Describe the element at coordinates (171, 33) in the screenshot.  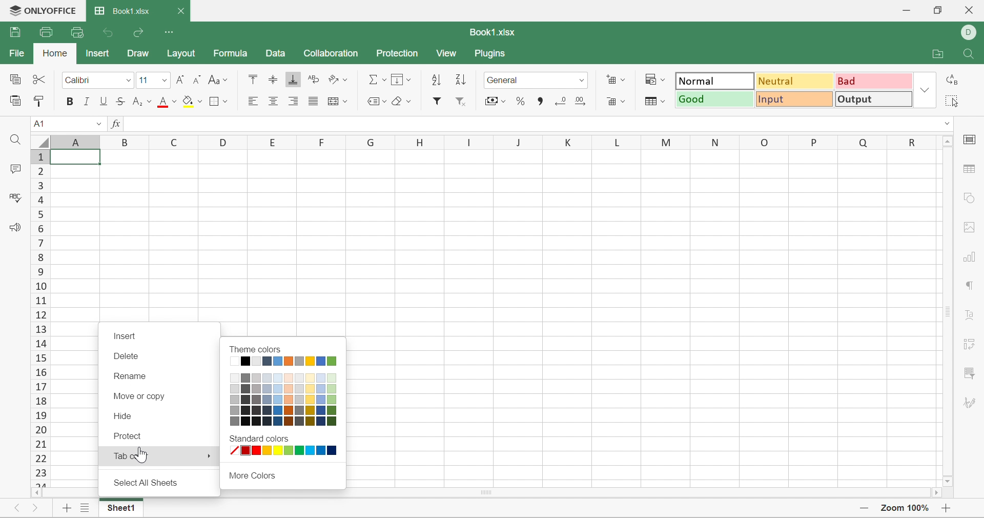
I see `Customize Quick Access Toolbar` at that location.